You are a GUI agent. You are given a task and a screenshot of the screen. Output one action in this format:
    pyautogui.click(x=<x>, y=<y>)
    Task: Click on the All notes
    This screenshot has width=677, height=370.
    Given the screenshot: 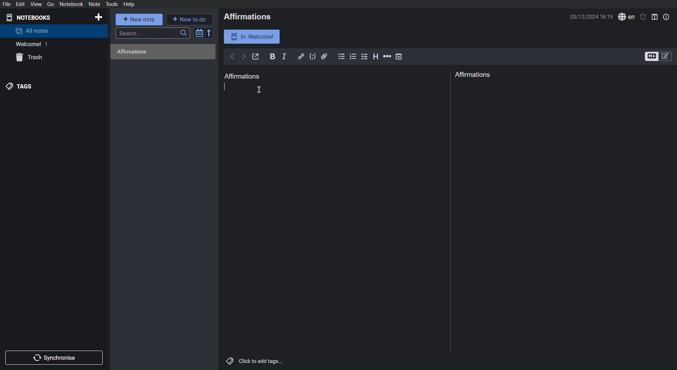 What is the action you would take?
    pyautogui.click(x=32, y=31)
    